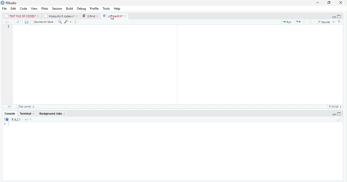 This screenshot has height=182, width=347. Describe the element at coordinates (341, 3) in the screenshot. I see `Close` at that location.